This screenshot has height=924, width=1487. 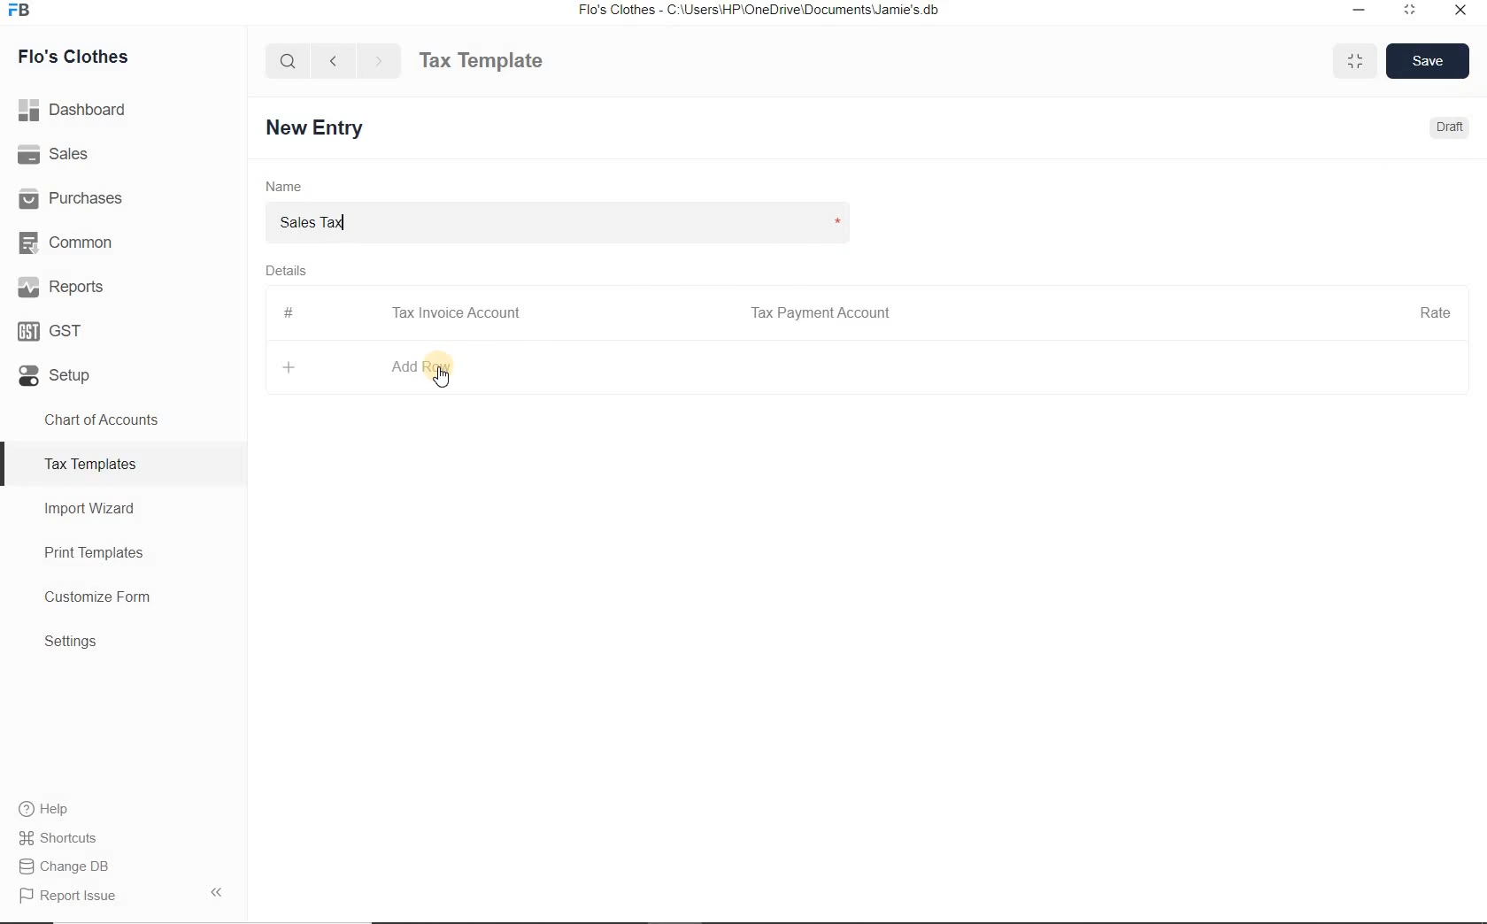 I want to click on Purchases, so click(x=123, y=196).